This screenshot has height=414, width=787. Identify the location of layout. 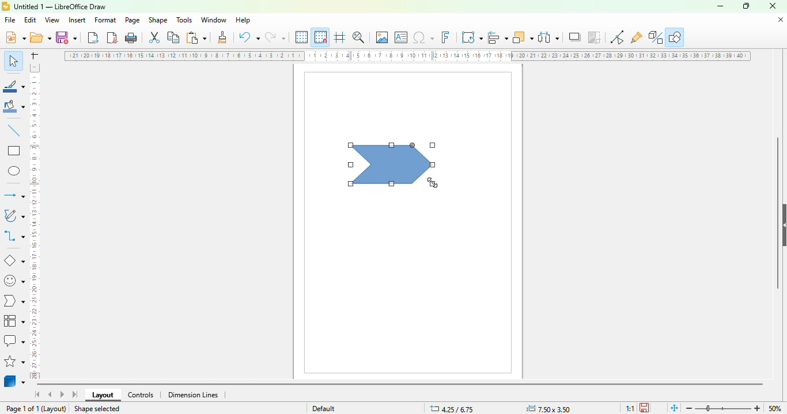
(103, 395).